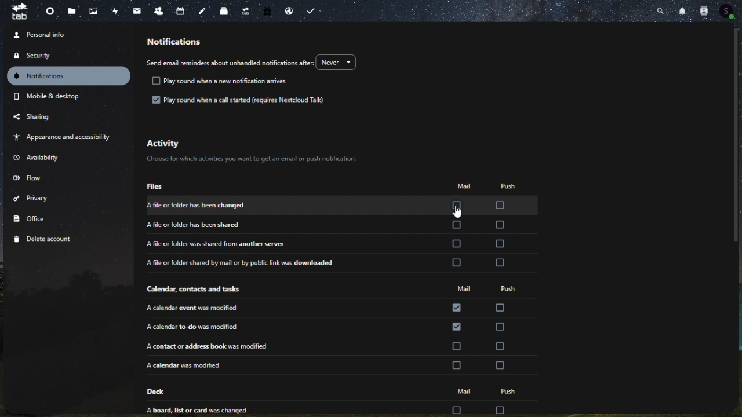 This screenshot has width=742, height=417. Describe the element at coordinates (195, 225) in the screenshot. I see `a file or folder has been shared` at that location.